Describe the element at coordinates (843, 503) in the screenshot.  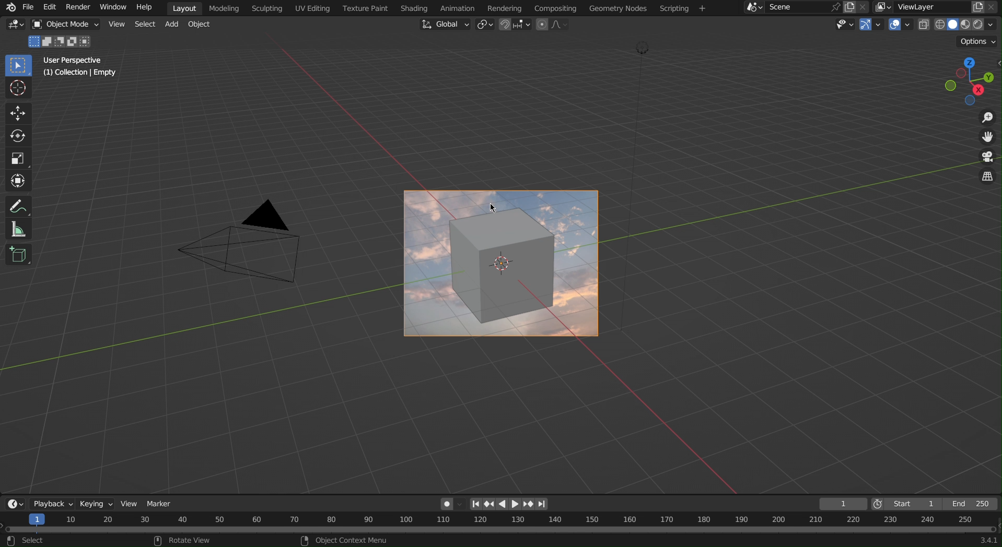
I see `1` at that location.